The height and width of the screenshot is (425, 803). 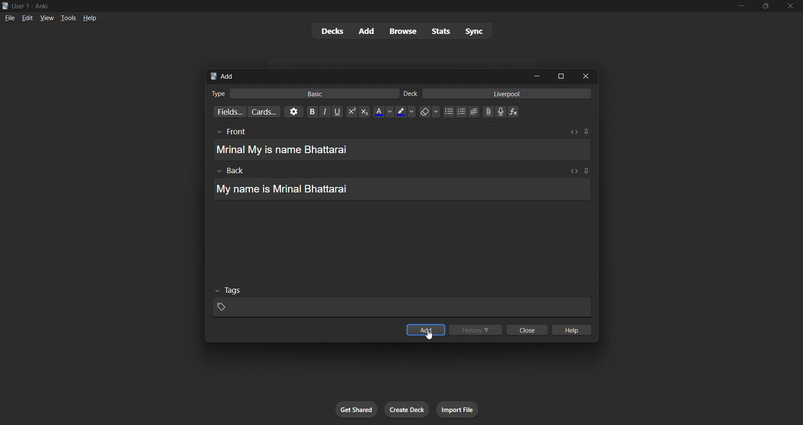 I want to click on maximize, so click(x=561, y=76).